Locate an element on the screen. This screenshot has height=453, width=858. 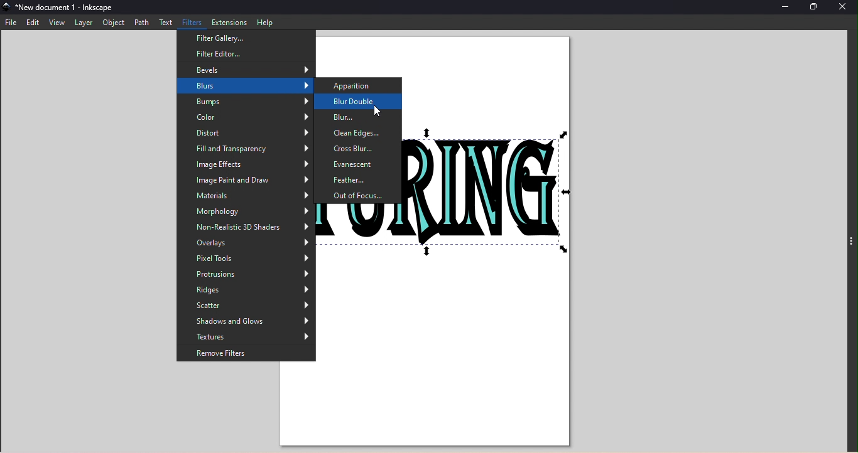
Filters is located at coordinates (193, 23).